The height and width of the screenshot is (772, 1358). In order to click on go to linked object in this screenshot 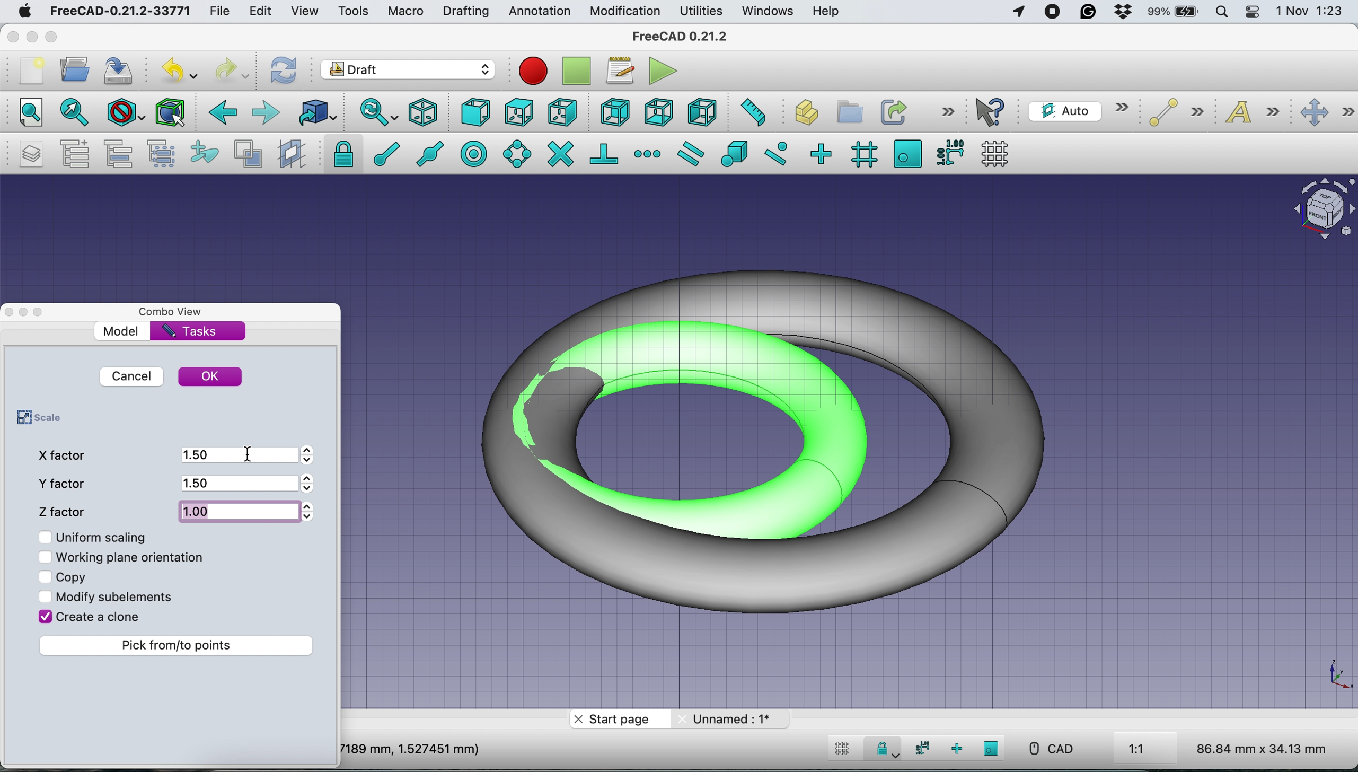, I will do `click(316, 112)`.